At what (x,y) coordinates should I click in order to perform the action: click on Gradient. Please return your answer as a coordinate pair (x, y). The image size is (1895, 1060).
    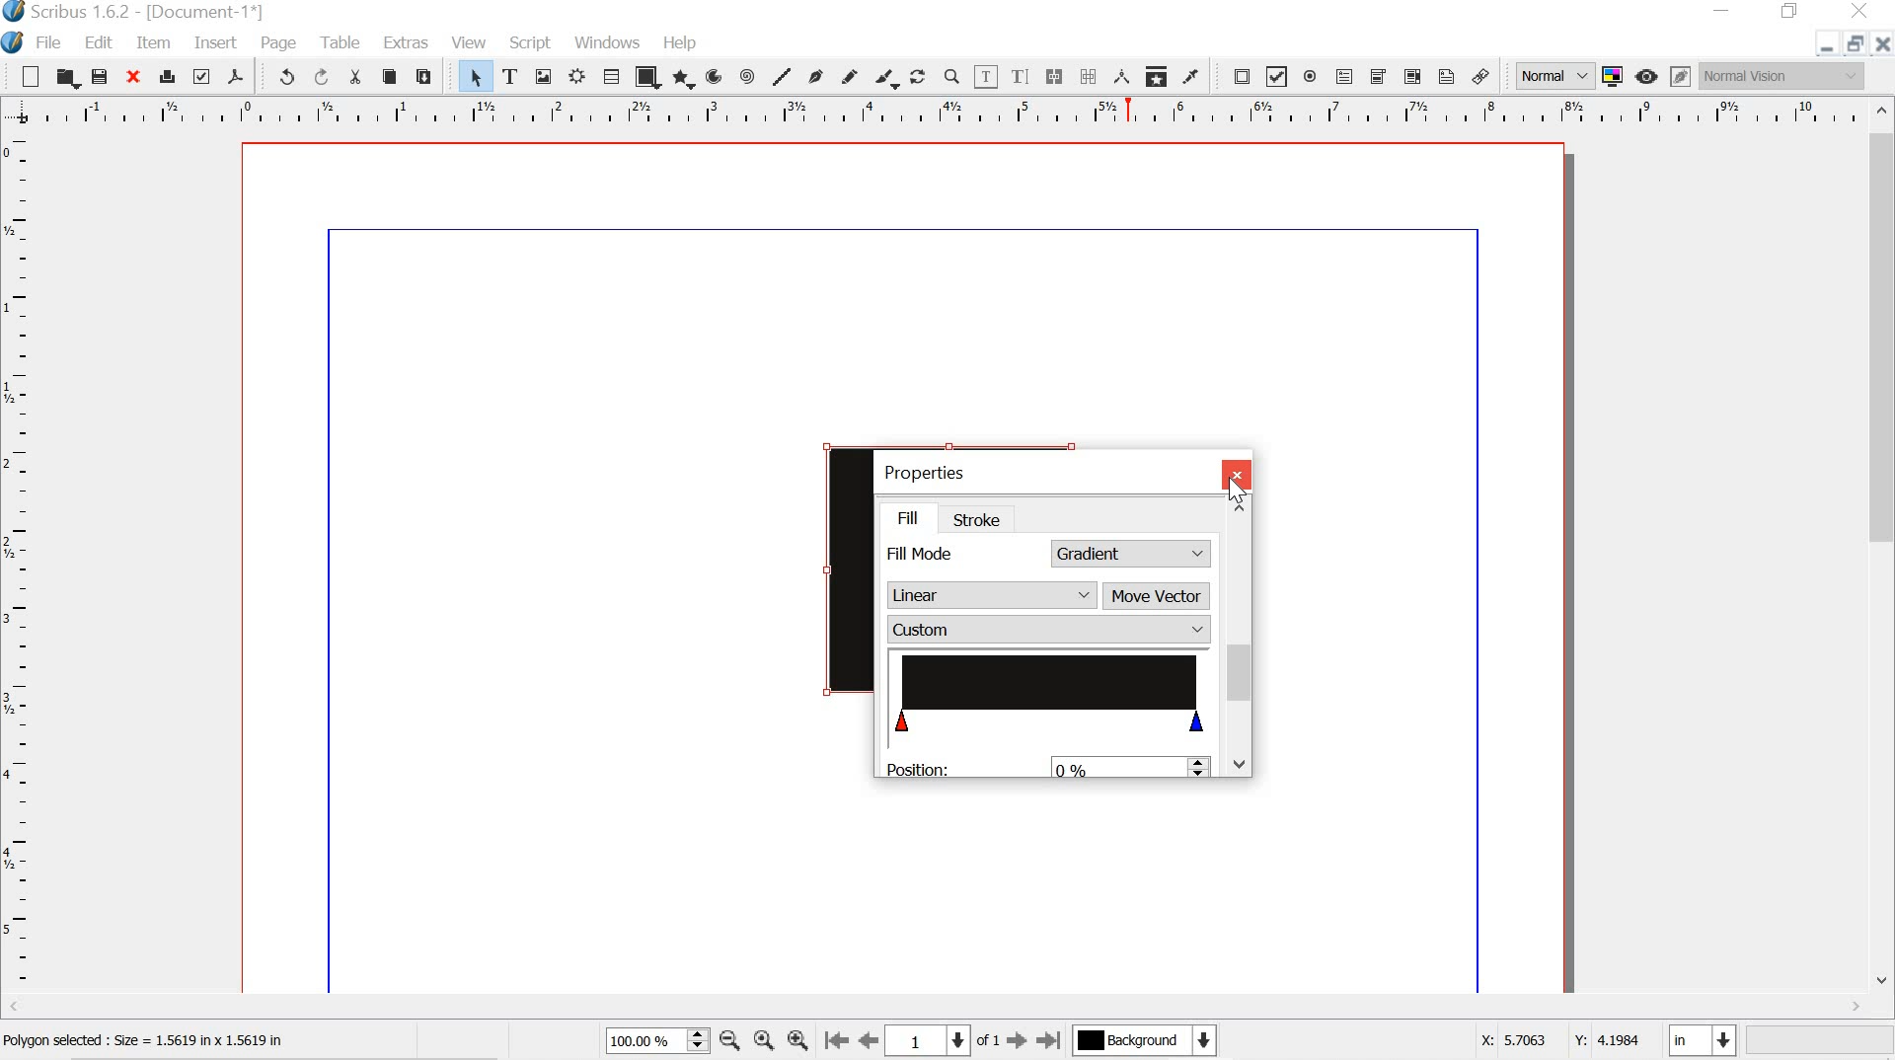
    Looking at the image, I should click on (1132, 550).